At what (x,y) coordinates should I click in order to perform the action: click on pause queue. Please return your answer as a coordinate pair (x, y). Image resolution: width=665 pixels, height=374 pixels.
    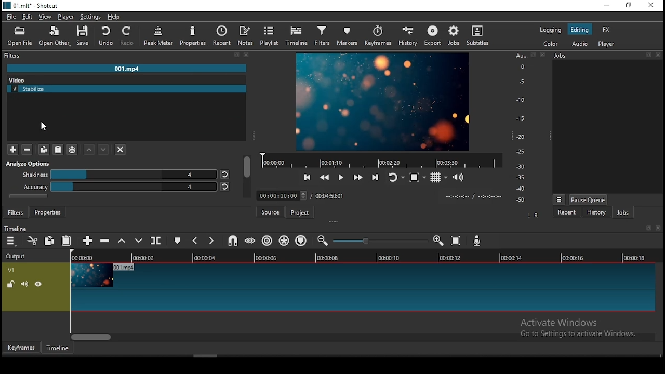
    Looking at the image, I should click on (589, 199).